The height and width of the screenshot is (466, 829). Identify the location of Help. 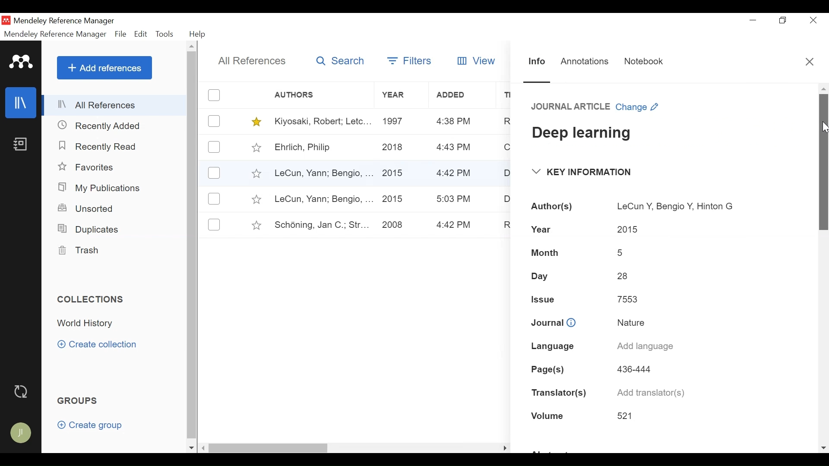
(198, 34).